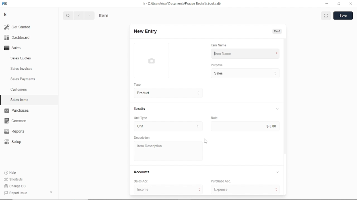 This screenshot has height=200, width=357. What do you see at coordinates (148, 146) in the screenshot?
I see `Item Description` at bounding box center [148, 146].